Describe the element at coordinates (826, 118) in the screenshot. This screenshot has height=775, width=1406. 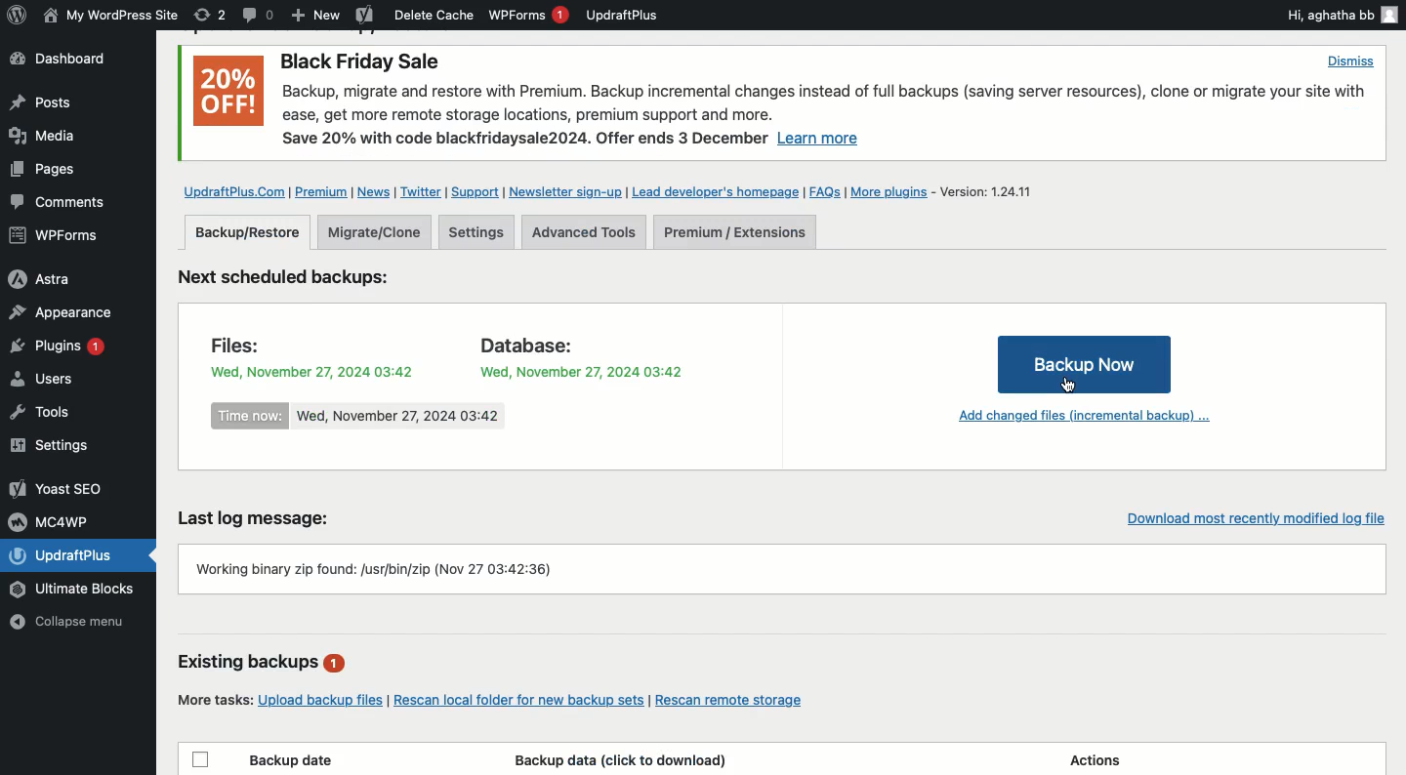
I see `Backup, migrate and restore with Premium. Backup incremental changes instead of full backups (saving server resources), clone or migrate your site withease, get more remote storage locations, premium support and more. Save 20% with code blackfridaysale2024. Offer ends 3 December Learn more` at that location.